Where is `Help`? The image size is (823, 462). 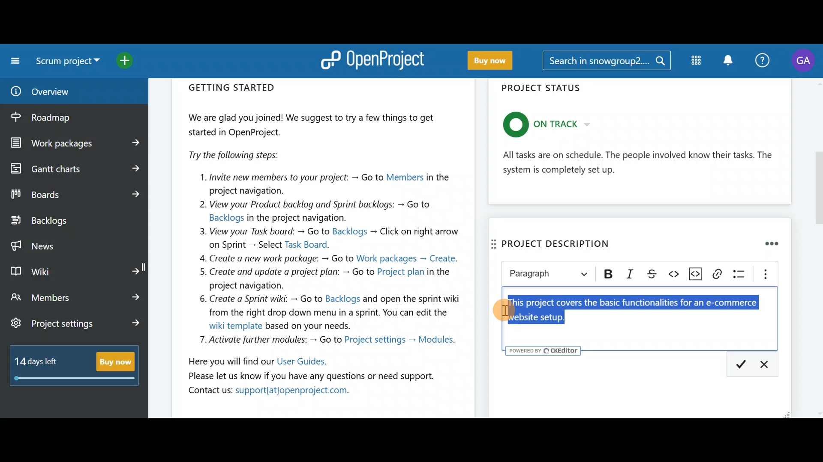 Help is located at coordinates (764, 59).